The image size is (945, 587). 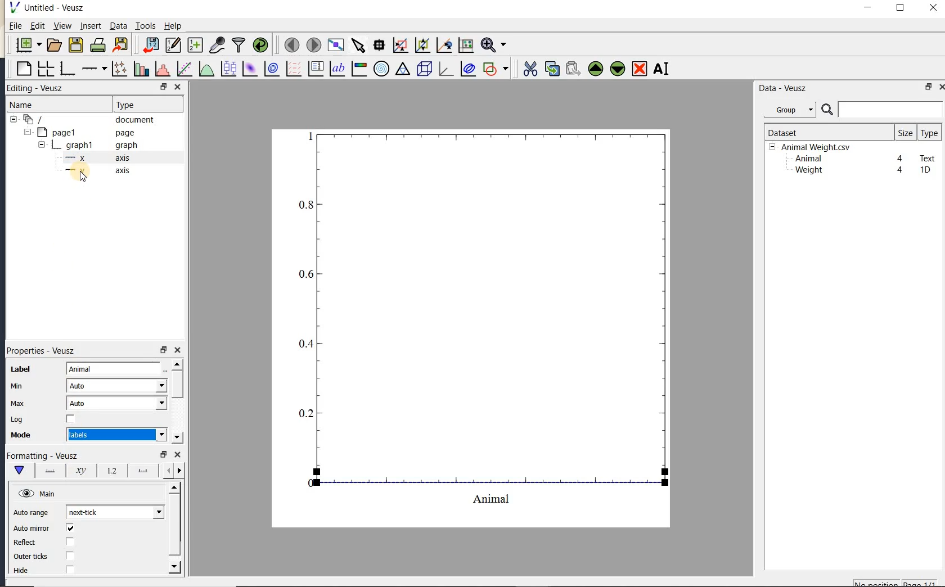 What do you see at coordinates (941, 87) in the screenshot?
I see `close` at bounding box center [941, 87].